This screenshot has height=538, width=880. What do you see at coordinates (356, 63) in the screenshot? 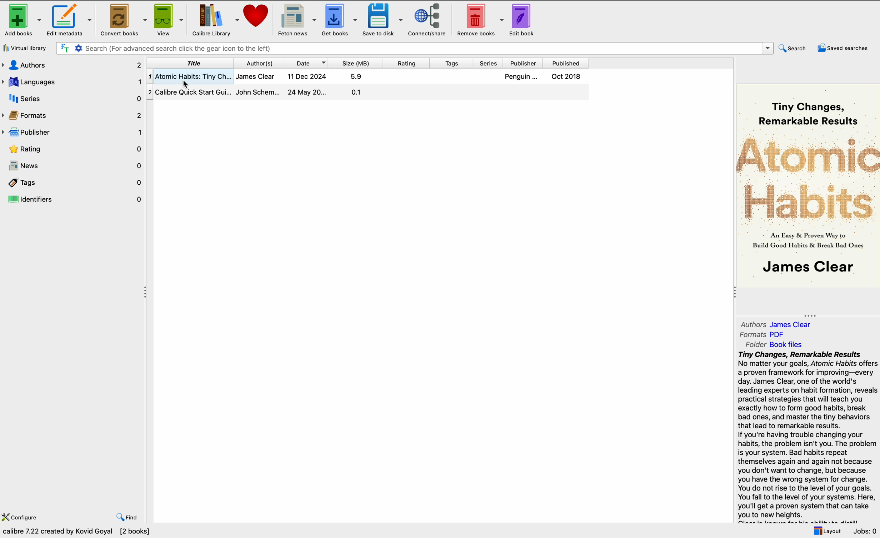
I see `size` at bounding box center [356, 63].